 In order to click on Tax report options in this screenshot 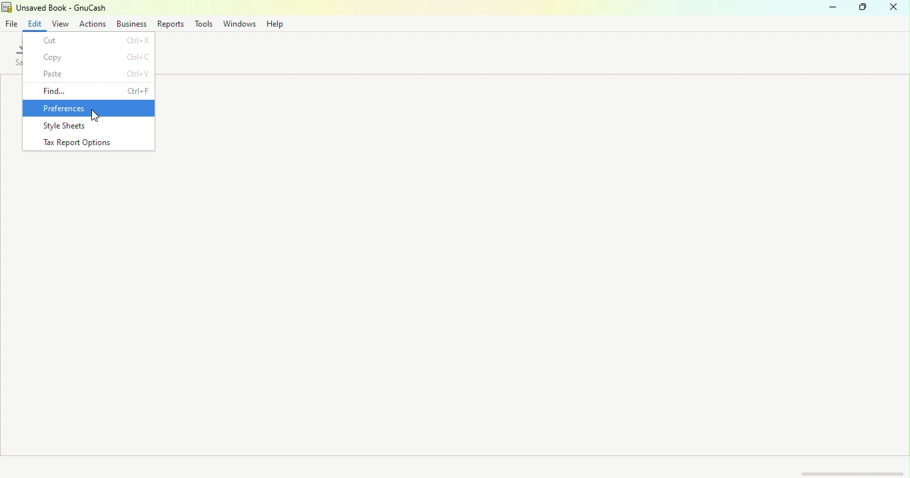, I will do `click(90, 141)`.